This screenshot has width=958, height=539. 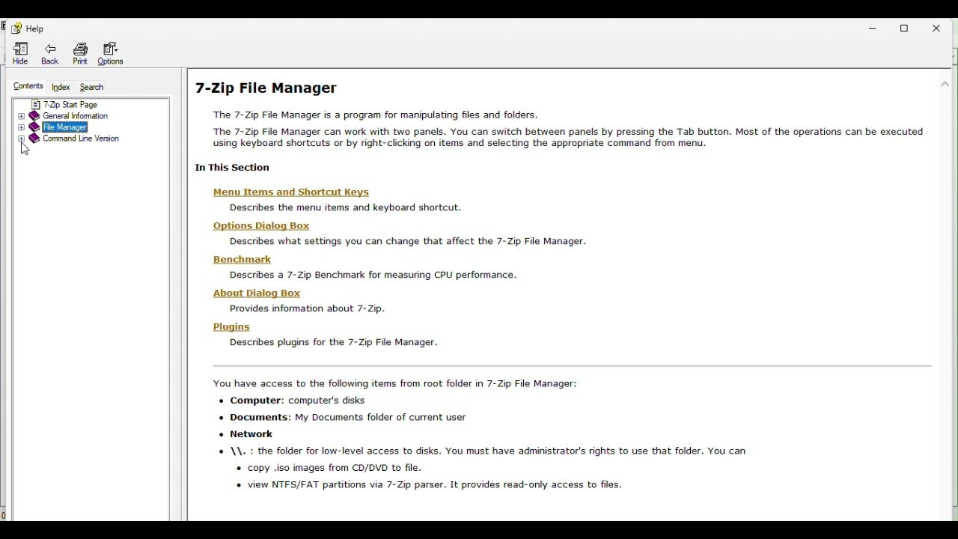 What do you see at coordinates (559, 110) in the screenshot?
I see `7 zip file manager help page` at bounding box center [559, 110].